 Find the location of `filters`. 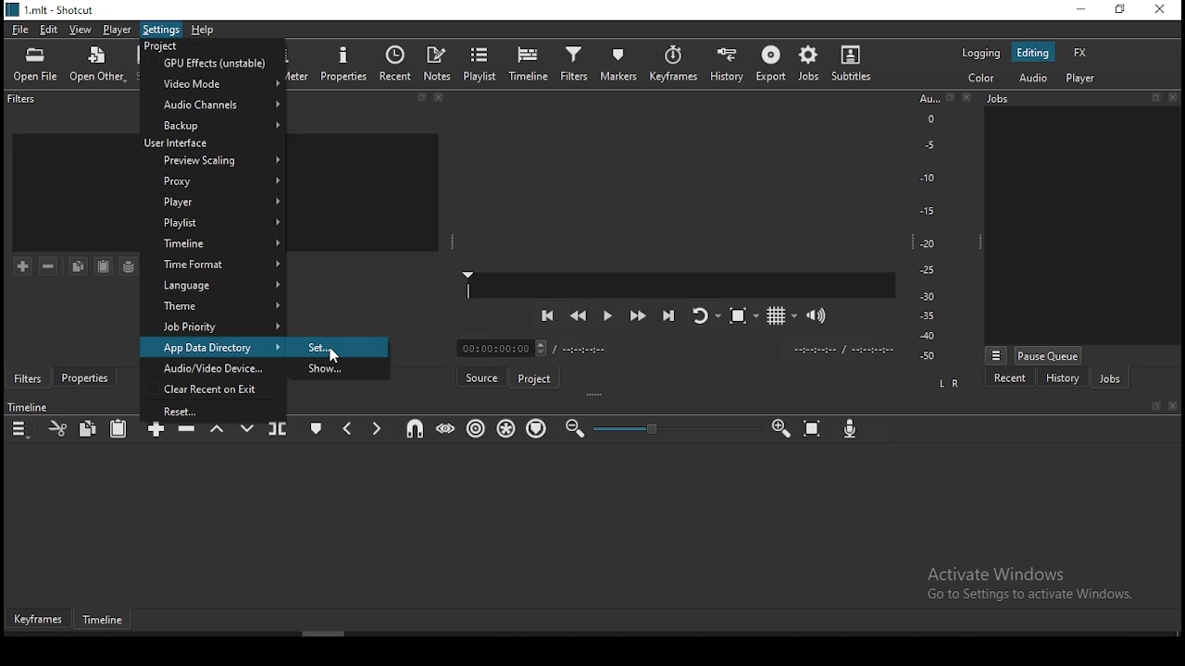

filters is located at coordinates (27, 377).